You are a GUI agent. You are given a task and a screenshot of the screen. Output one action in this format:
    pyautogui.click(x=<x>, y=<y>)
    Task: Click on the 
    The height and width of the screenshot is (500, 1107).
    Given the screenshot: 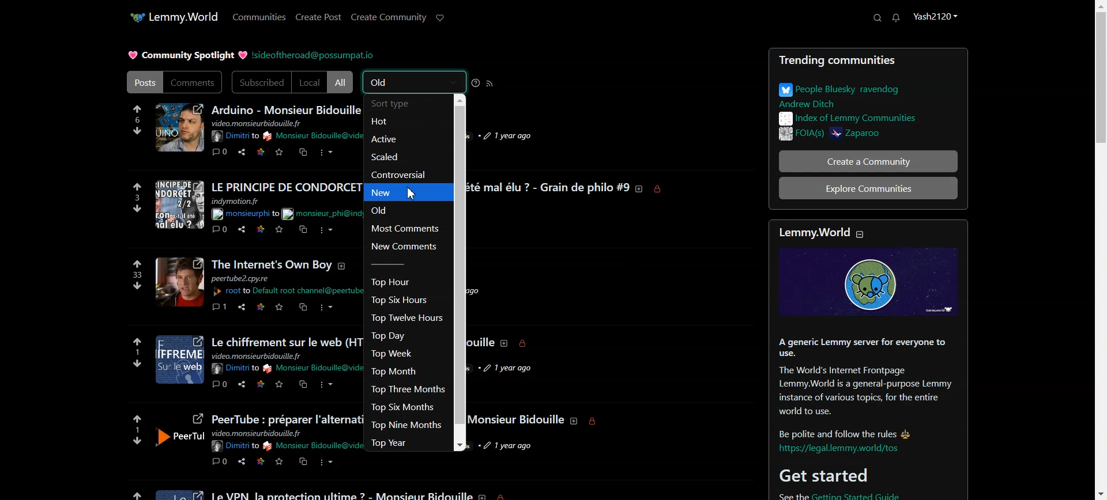 What is the action you would take?
    pyautogui.click(x=242, y=384)
    